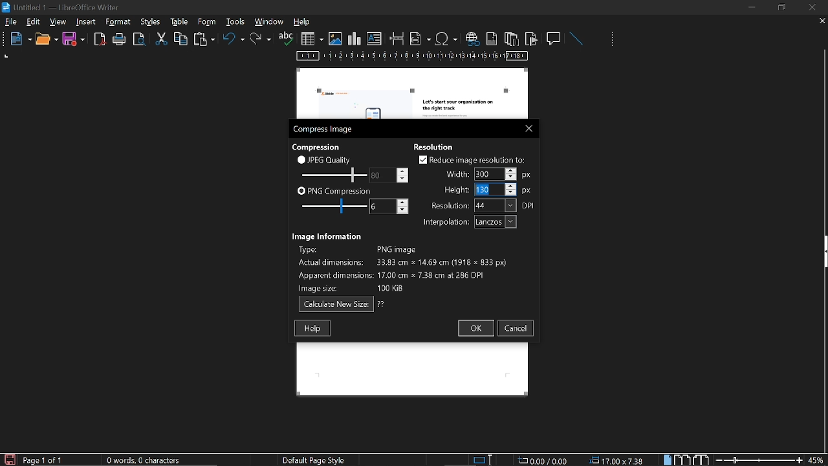 This screenshot has width=828, height=466. Describe the element at coordinates (822, 22) in the screenshot. I see `close tab` at that location.